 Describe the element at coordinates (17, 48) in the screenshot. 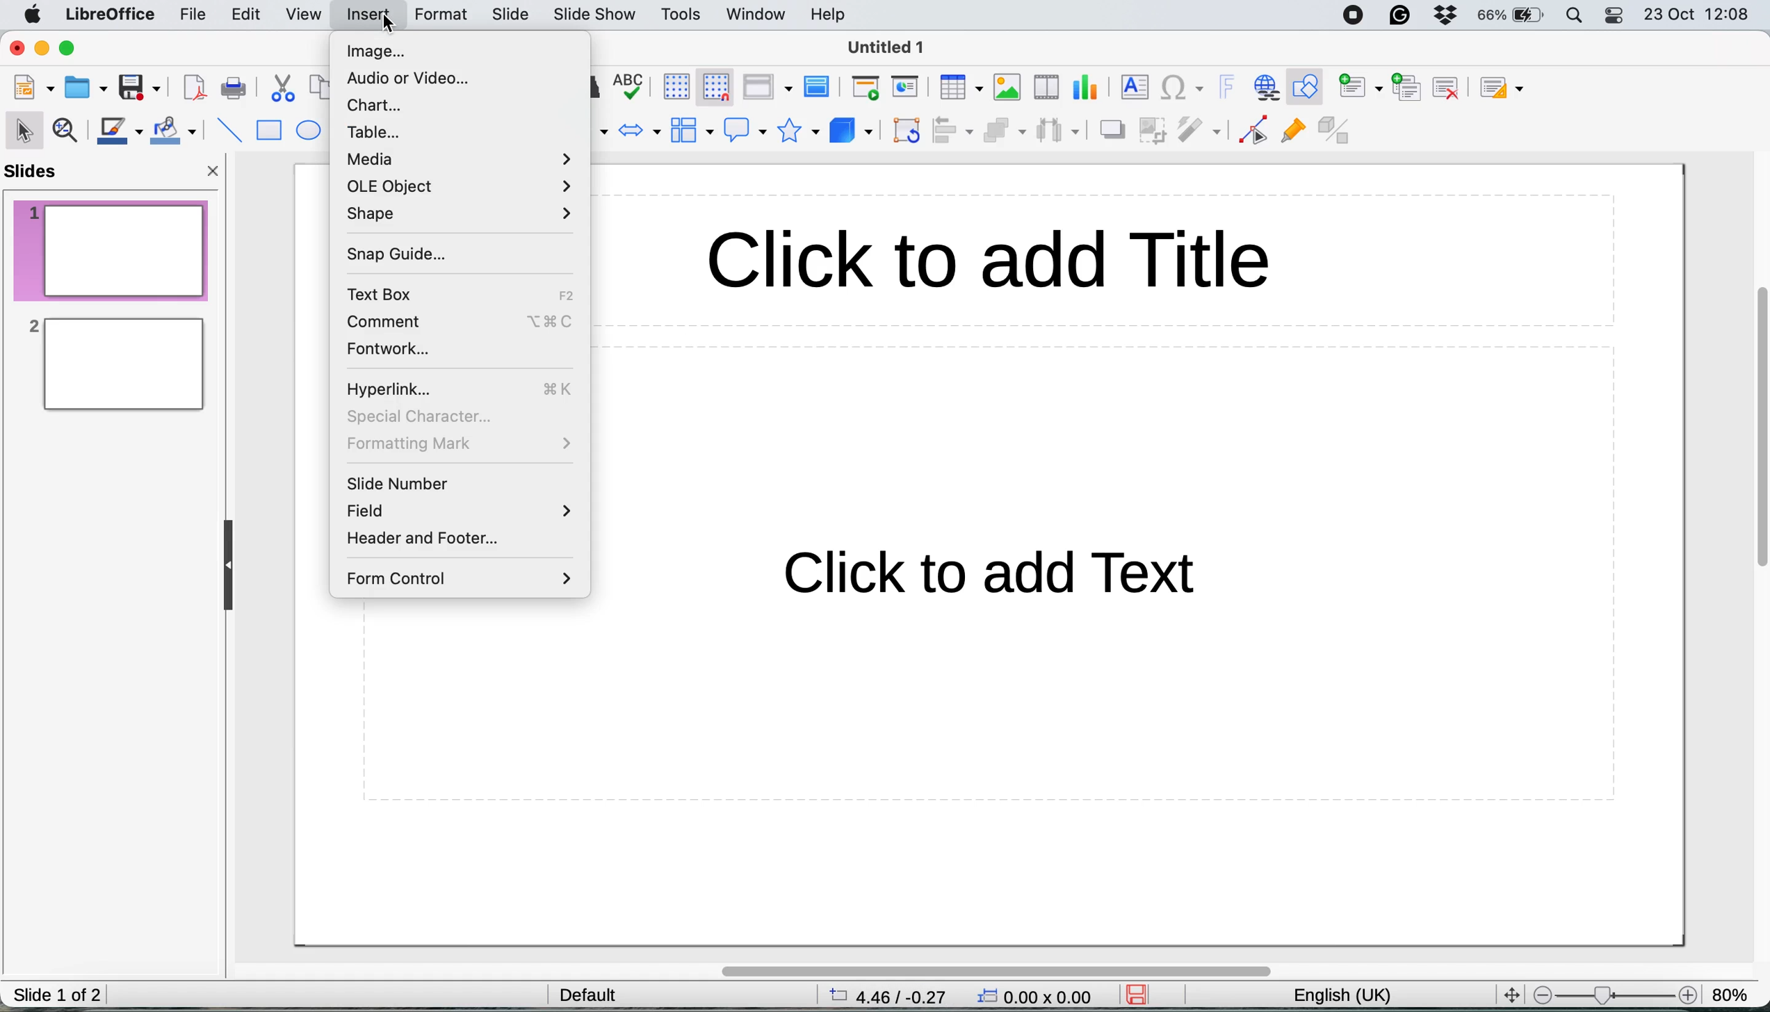

I see `close` at that location.